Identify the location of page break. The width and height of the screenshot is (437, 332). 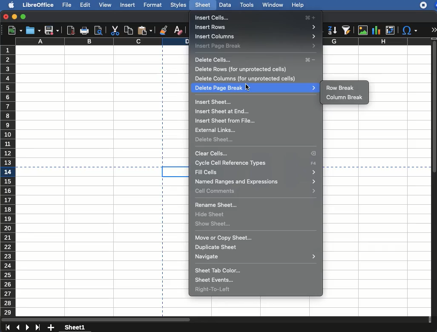
(83, 166).